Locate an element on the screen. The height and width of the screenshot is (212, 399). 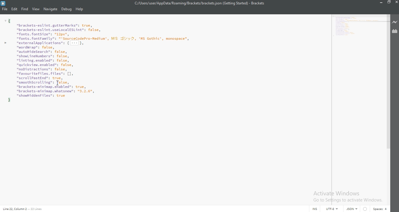
Close is located at coordinates (396, 2).